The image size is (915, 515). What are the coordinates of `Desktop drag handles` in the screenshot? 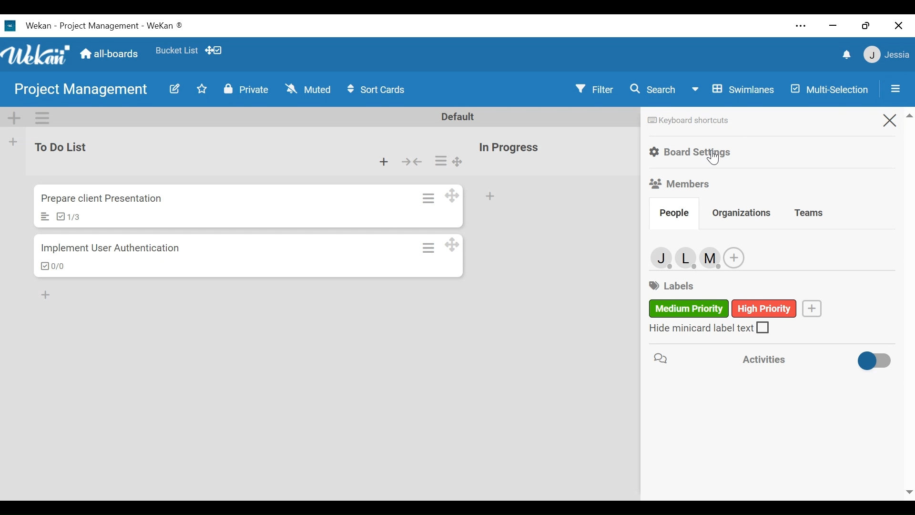 It's located at (451, 245).